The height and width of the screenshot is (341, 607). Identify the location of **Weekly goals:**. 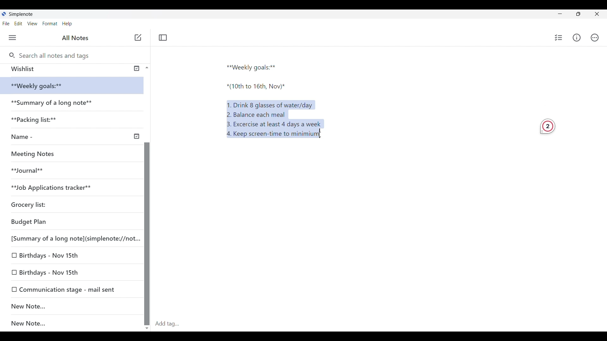
(254, 66).